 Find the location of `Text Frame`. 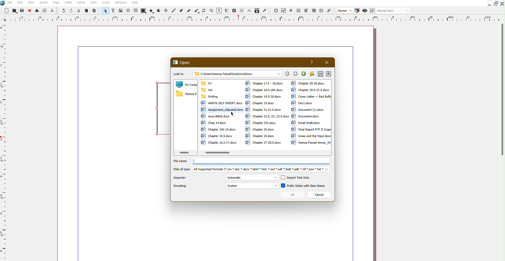

Text Frame is located at coordinates (157, 106).